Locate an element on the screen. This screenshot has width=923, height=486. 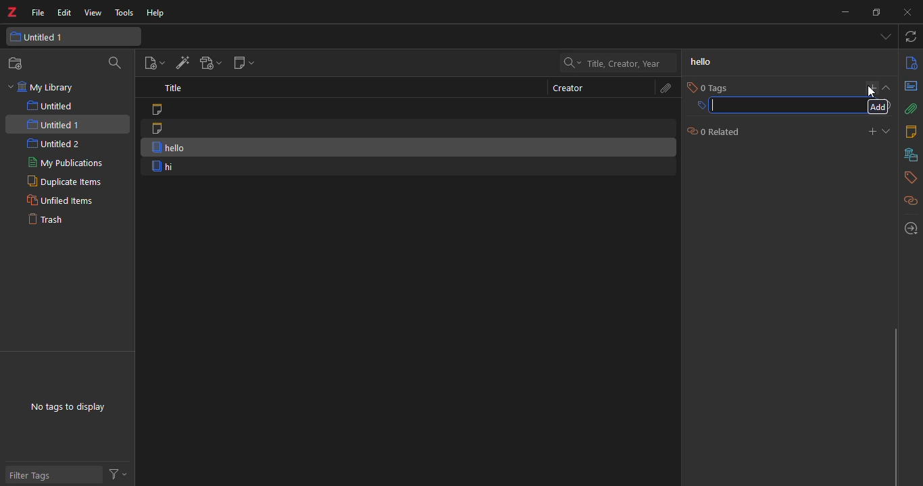
attach is located at coordinates (664, 88).